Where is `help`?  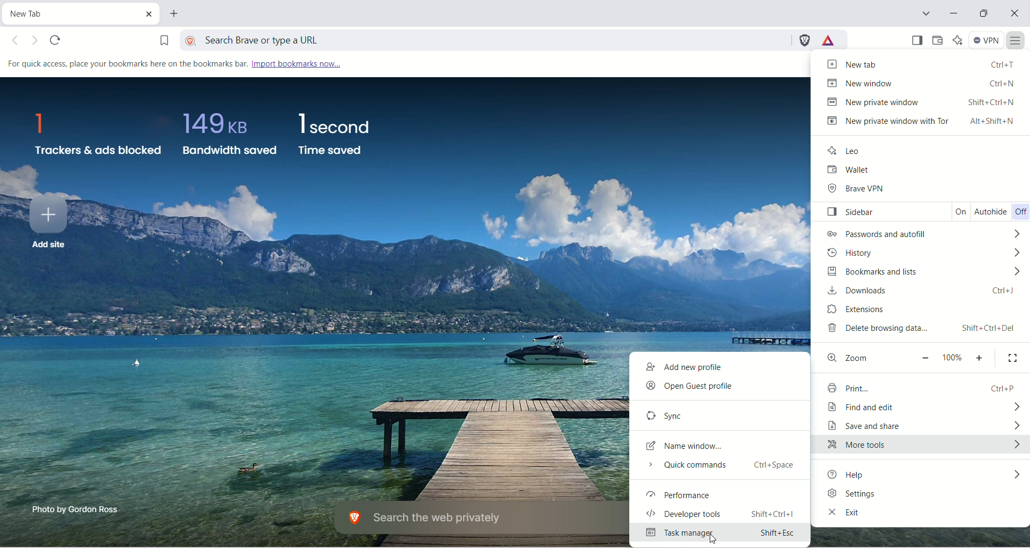
help is located at coordinates (925, 476).